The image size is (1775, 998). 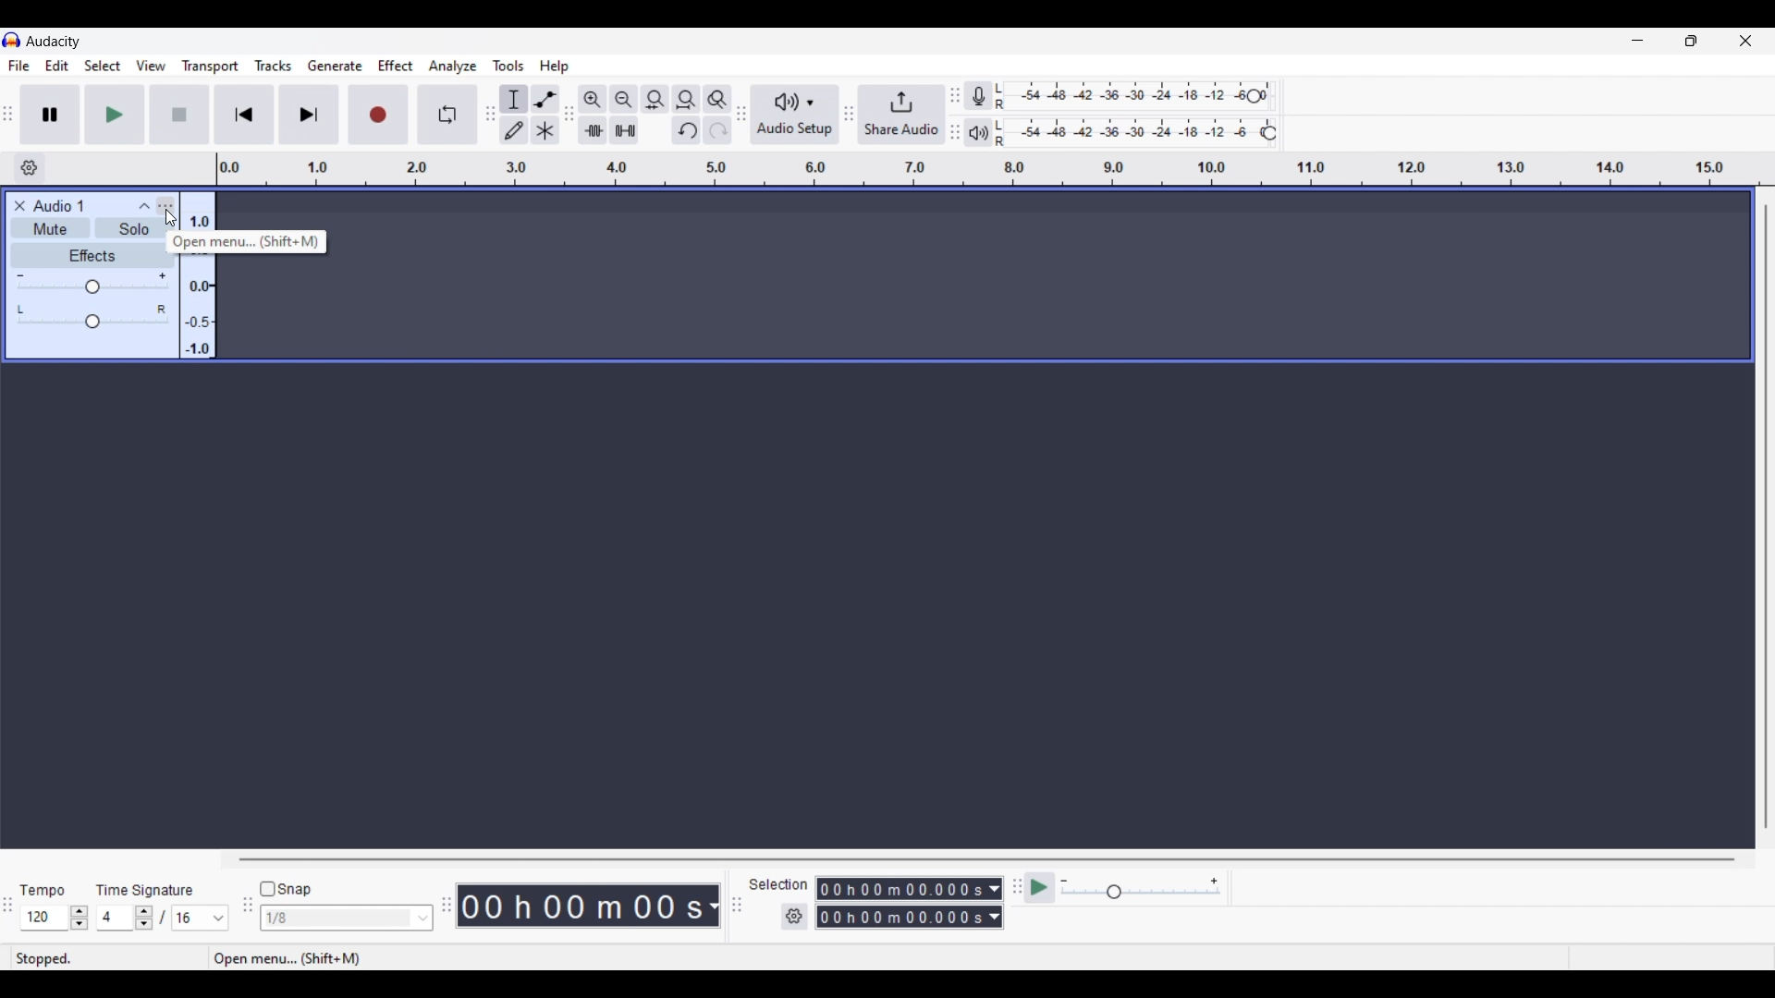 I want to click on Tools menu, so click(x=508, y=66).